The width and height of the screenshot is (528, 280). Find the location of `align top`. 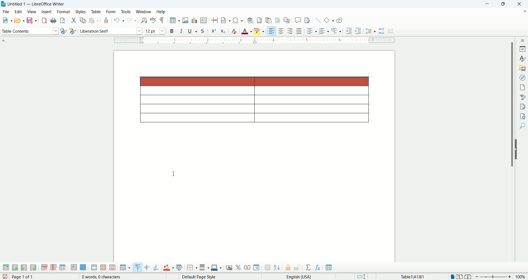

align top is located at coordinates (137, 267).